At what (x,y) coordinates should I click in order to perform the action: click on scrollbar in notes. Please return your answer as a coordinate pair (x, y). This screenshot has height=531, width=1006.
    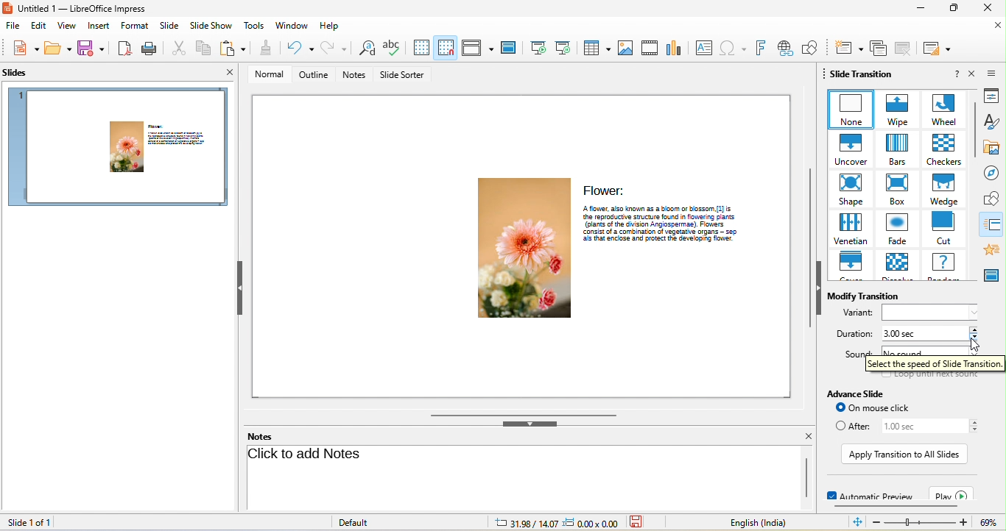
    Looking at the image, I should click on (806, 477).